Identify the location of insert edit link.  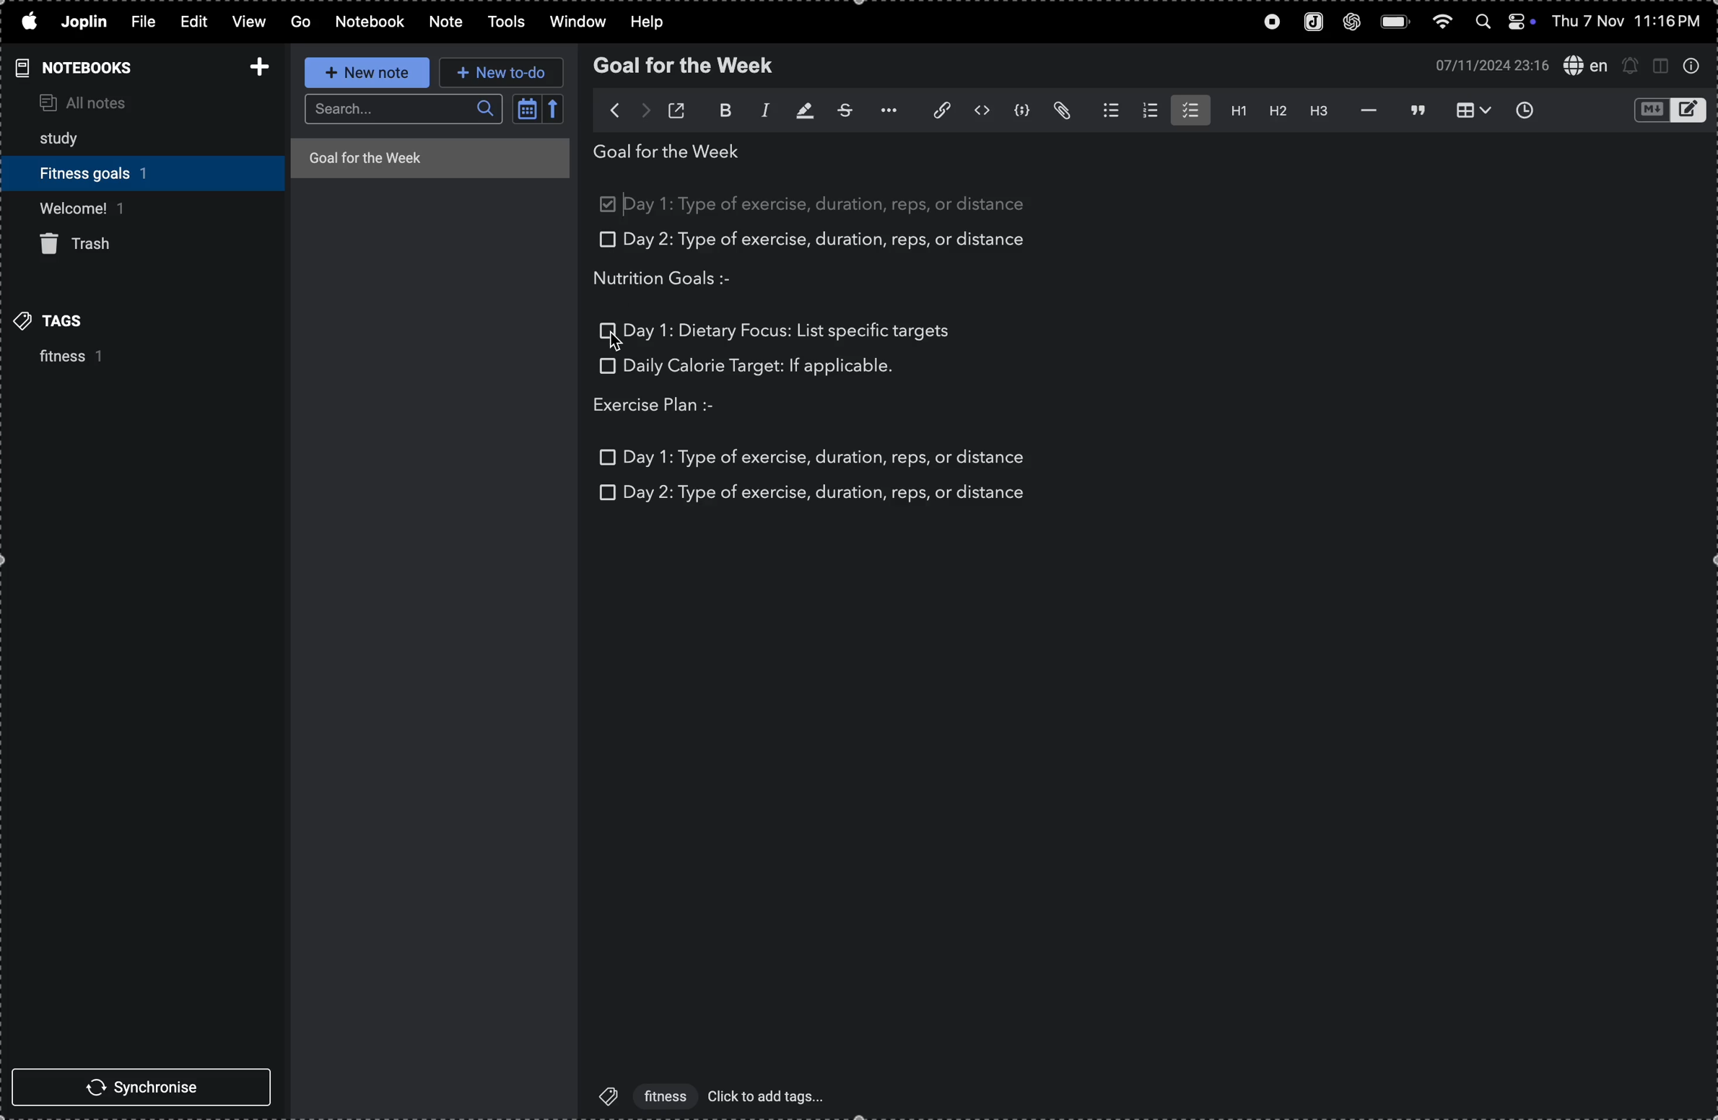
(933, 110).